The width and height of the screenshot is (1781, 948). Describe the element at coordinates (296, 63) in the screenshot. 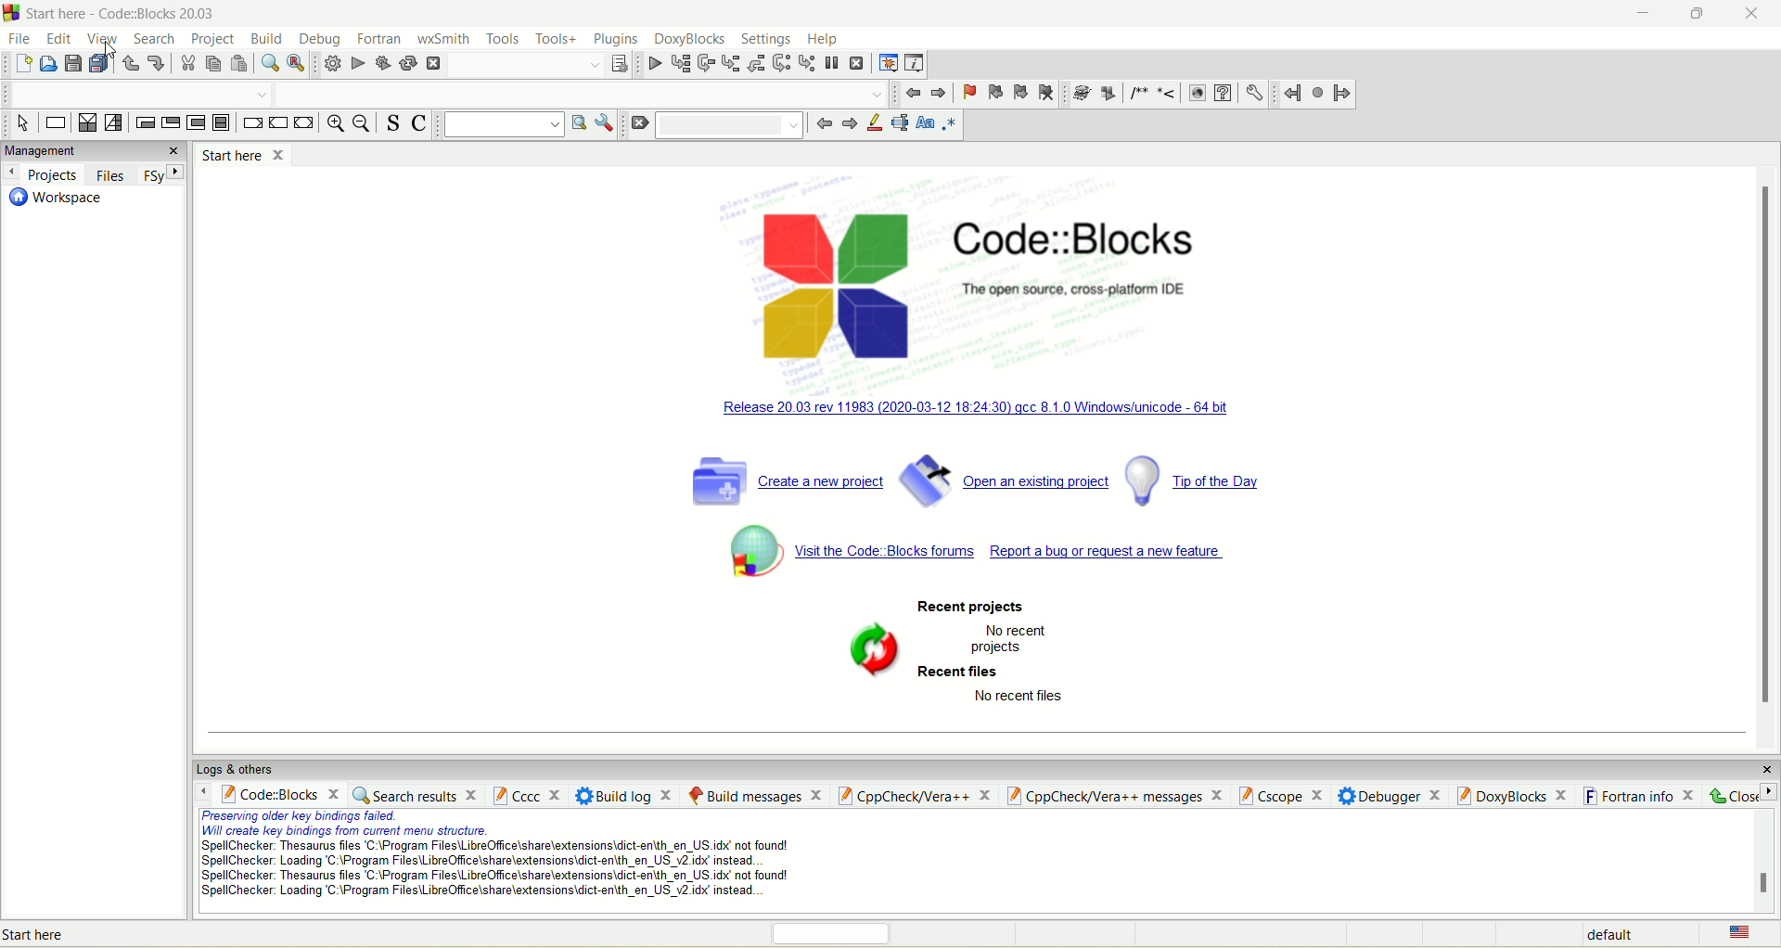

I see `replace` at that location.